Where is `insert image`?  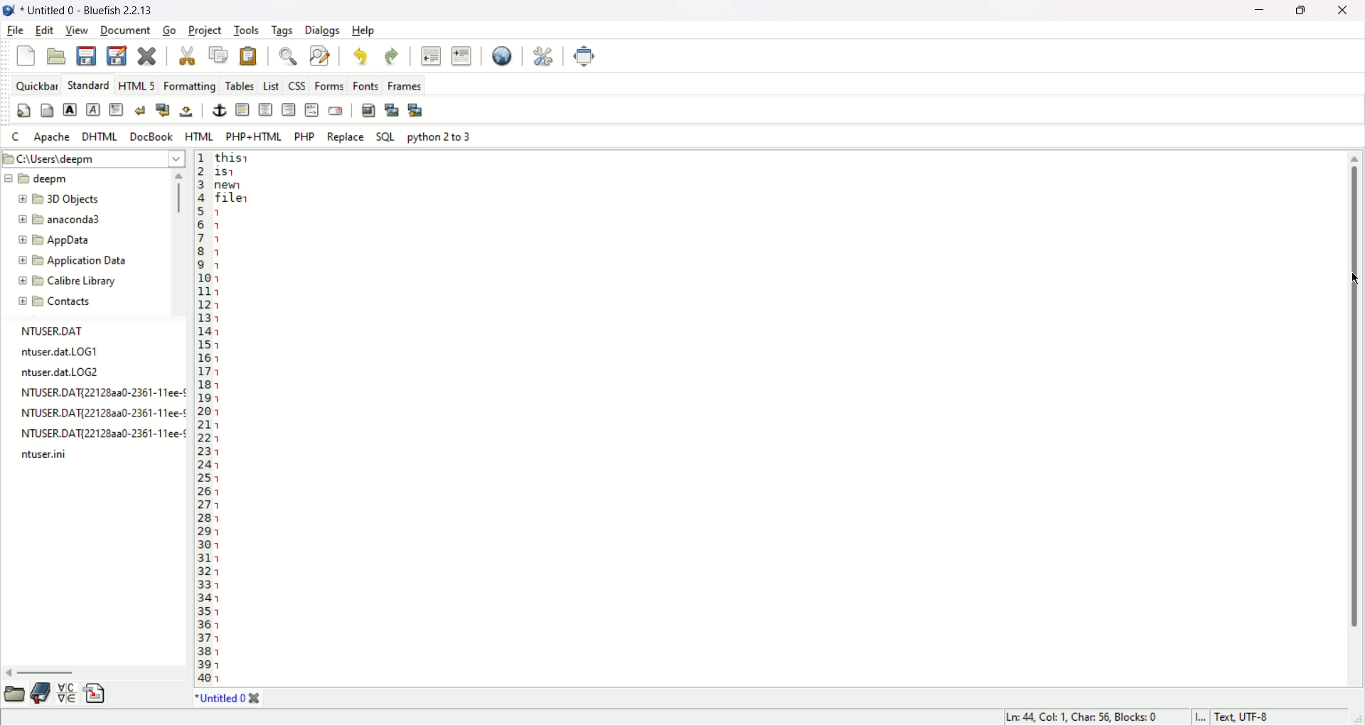
insert image is located at coordinates (368, 109).